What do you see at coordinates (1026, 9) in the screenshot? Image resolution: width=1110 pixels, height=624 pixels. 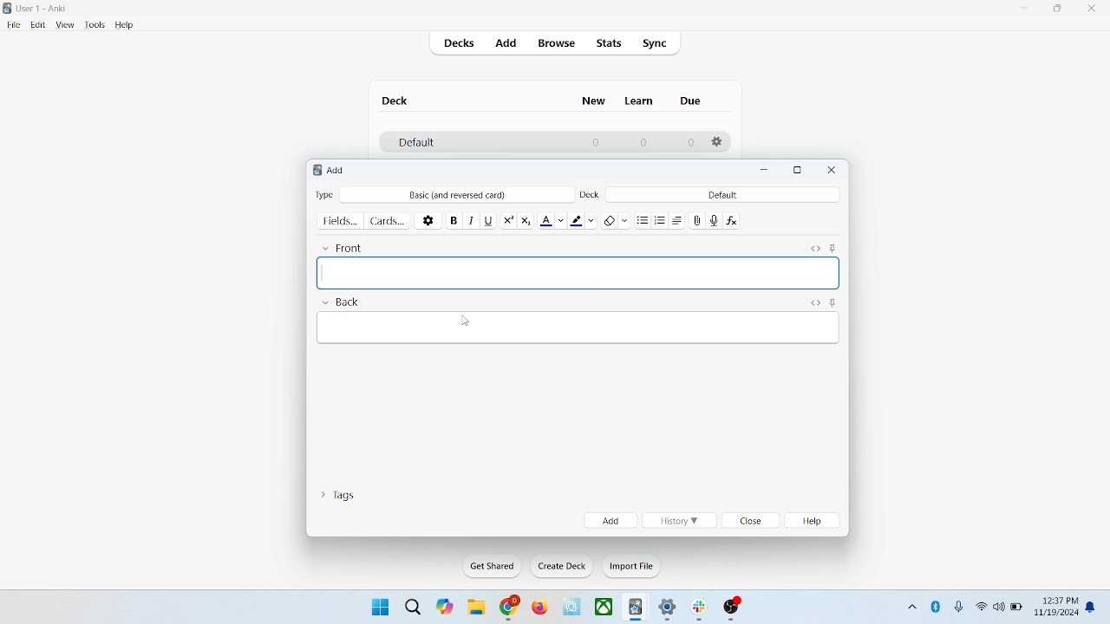 I see `minimize` at bounding box center [1026, 9].